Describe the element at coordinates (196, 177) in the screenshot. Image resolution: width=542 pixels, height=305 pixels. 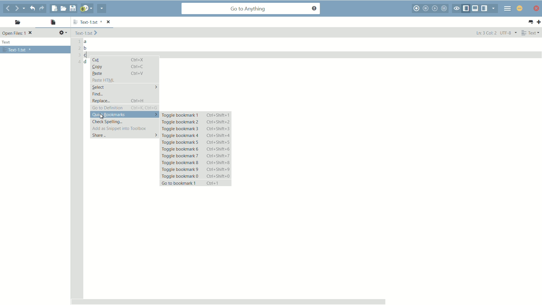
I see `toggle bookmark 0` at that location.